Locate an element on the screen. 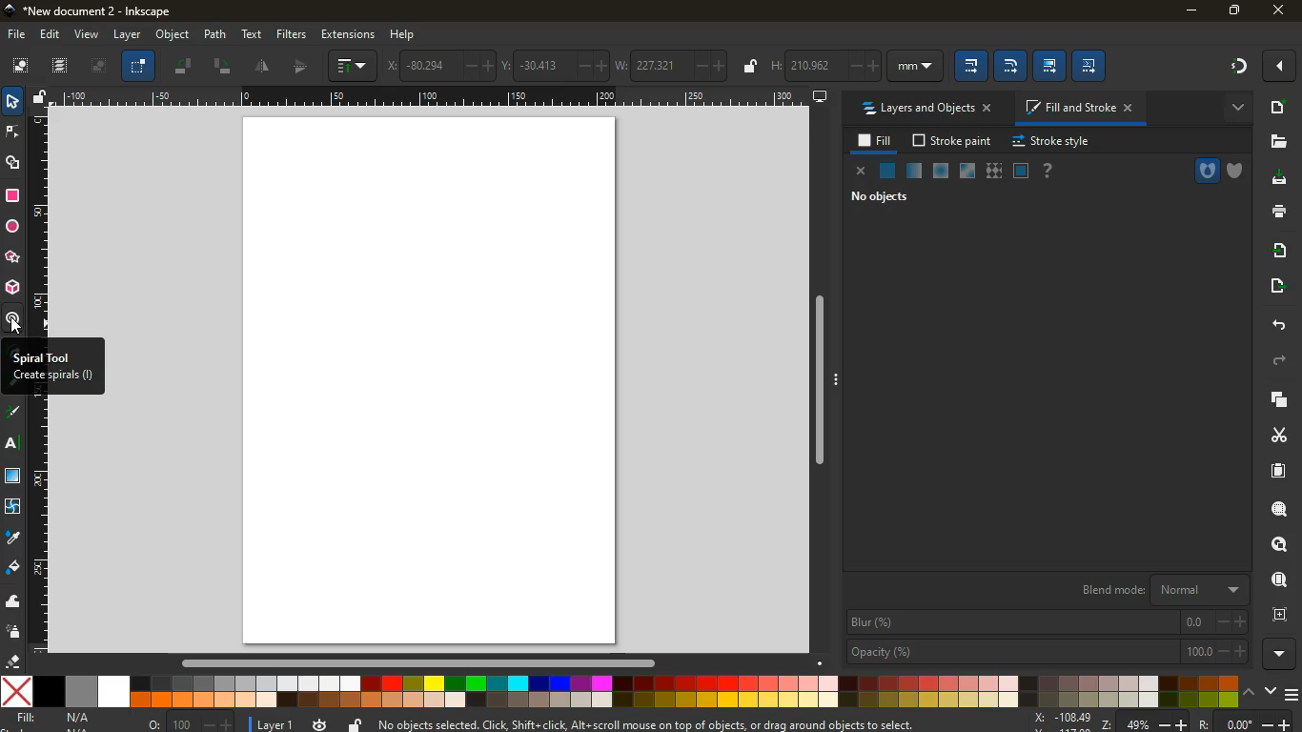  image is located at coordinates (20, 65).